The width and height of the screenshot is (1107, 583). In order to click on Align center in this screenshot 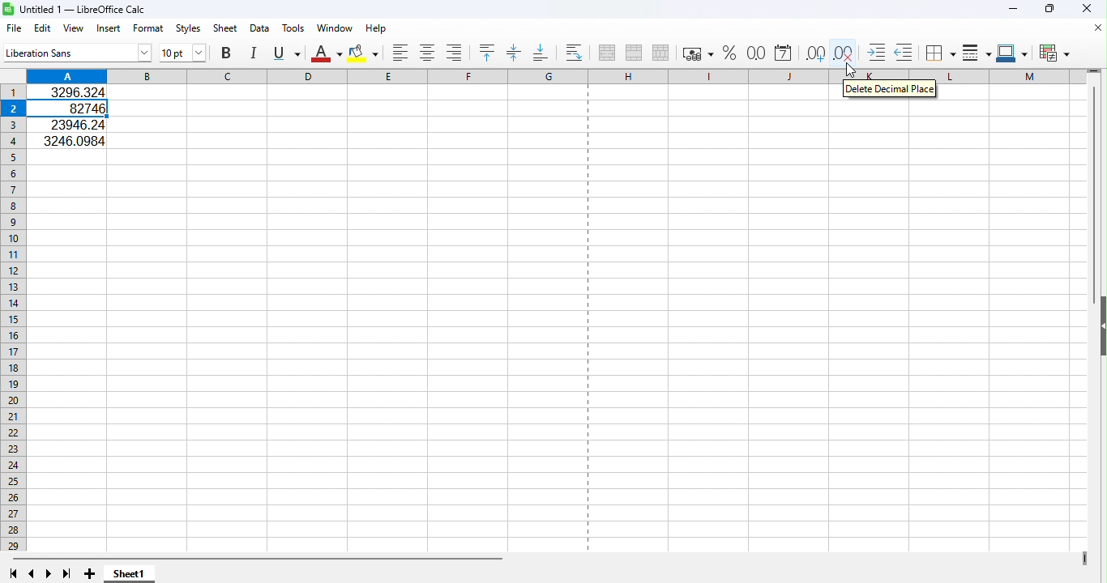, I will do `click(430, 53)`.